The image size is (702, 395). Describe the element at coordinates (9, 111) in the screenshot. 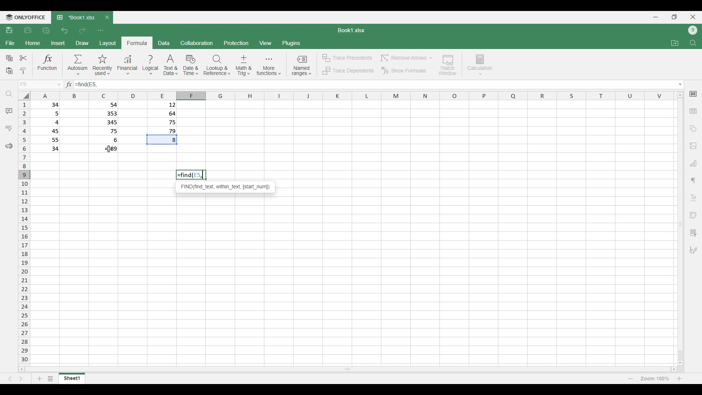

I see `Comments` at that location.